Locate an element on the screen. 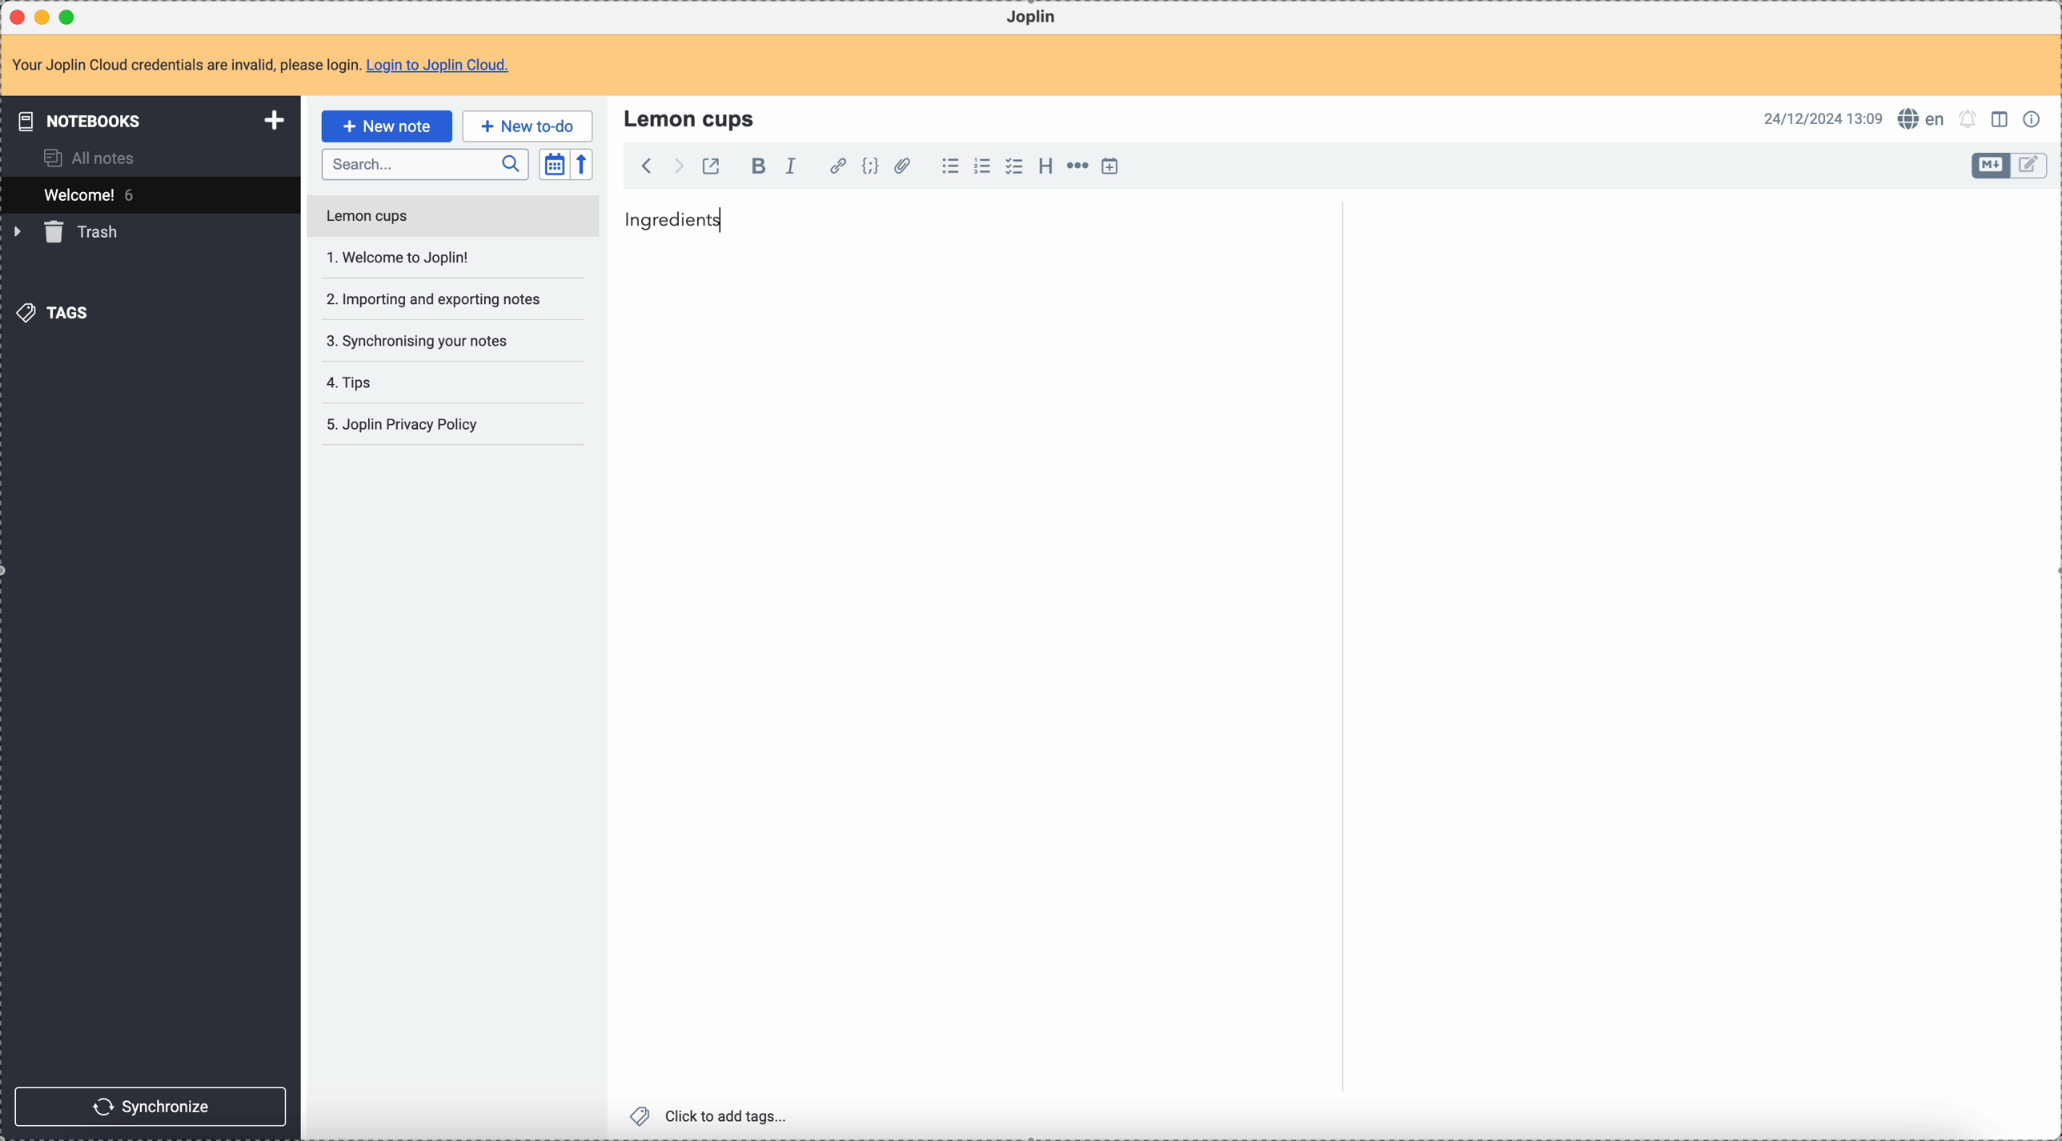 Image resolution: width=2062 pixels, height=1141 pixels. reverse sort order is located at coordinates (584, 165).